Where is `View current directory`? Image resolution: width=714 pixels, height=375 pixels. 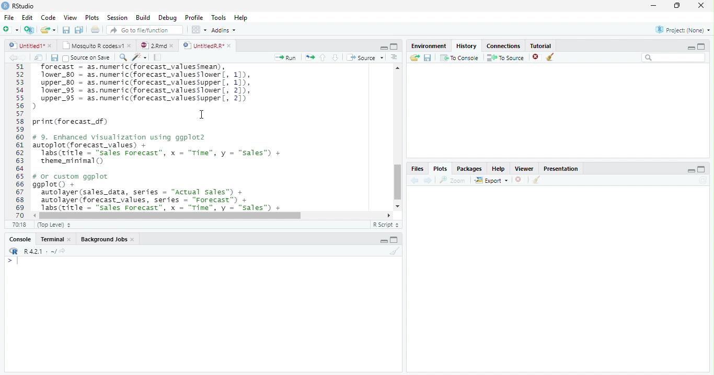 View current directory is located at coordinates (63, 251).